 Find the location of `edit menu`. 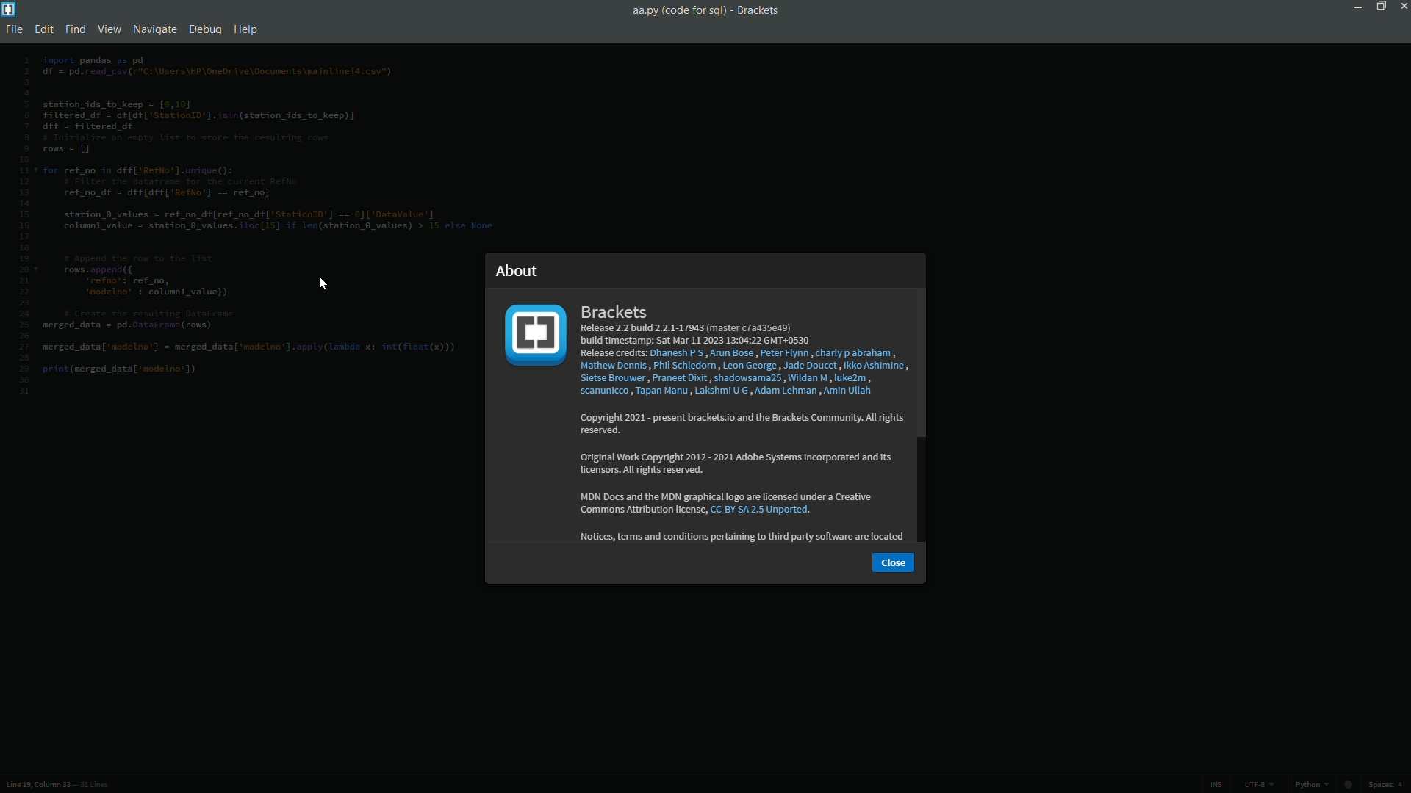

edit menu is located at coordinates (43, 29).